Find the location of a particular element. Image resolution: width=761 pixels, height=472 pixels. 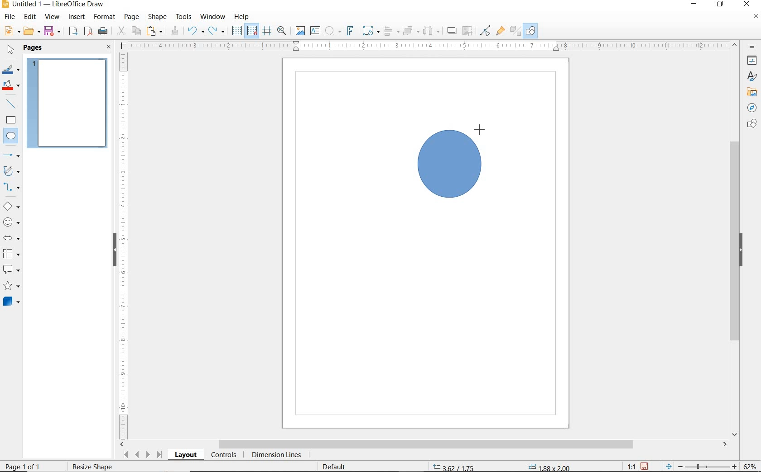

CURSOR is located at coordinates (19, 143).